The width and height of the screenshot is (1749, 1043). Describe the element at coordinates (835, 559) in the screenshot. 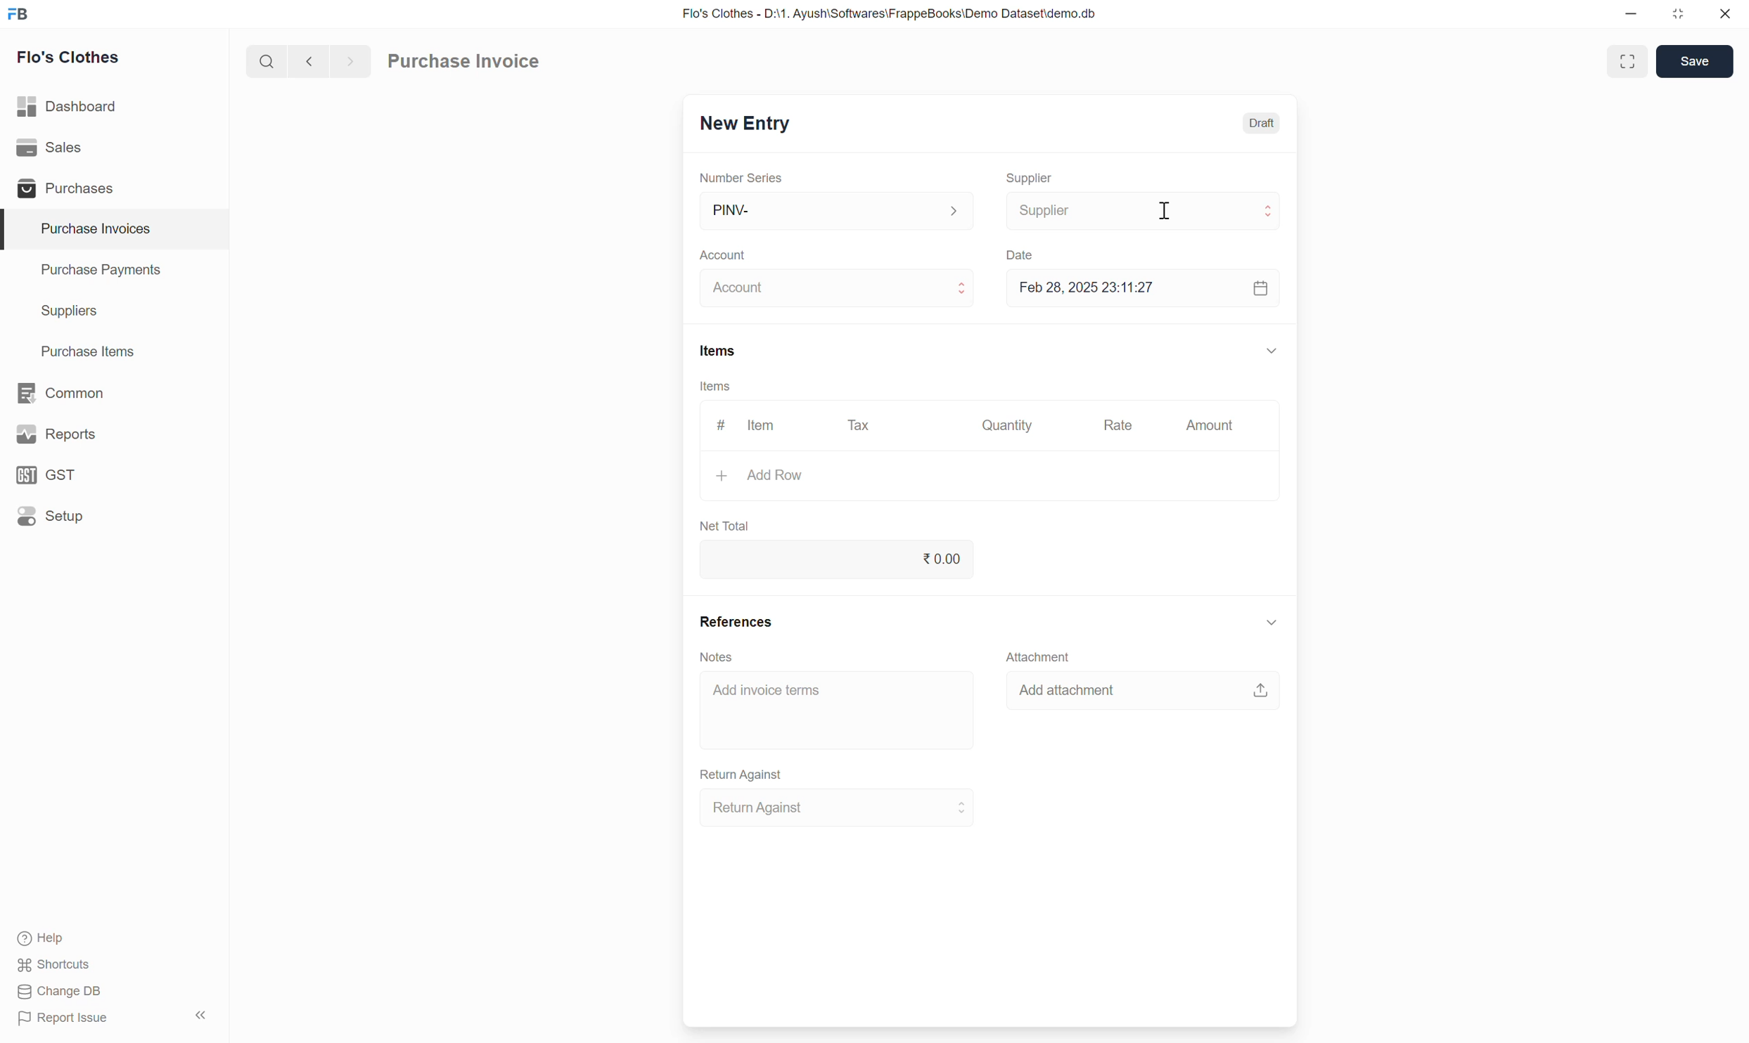

I see `0.00` at that location.